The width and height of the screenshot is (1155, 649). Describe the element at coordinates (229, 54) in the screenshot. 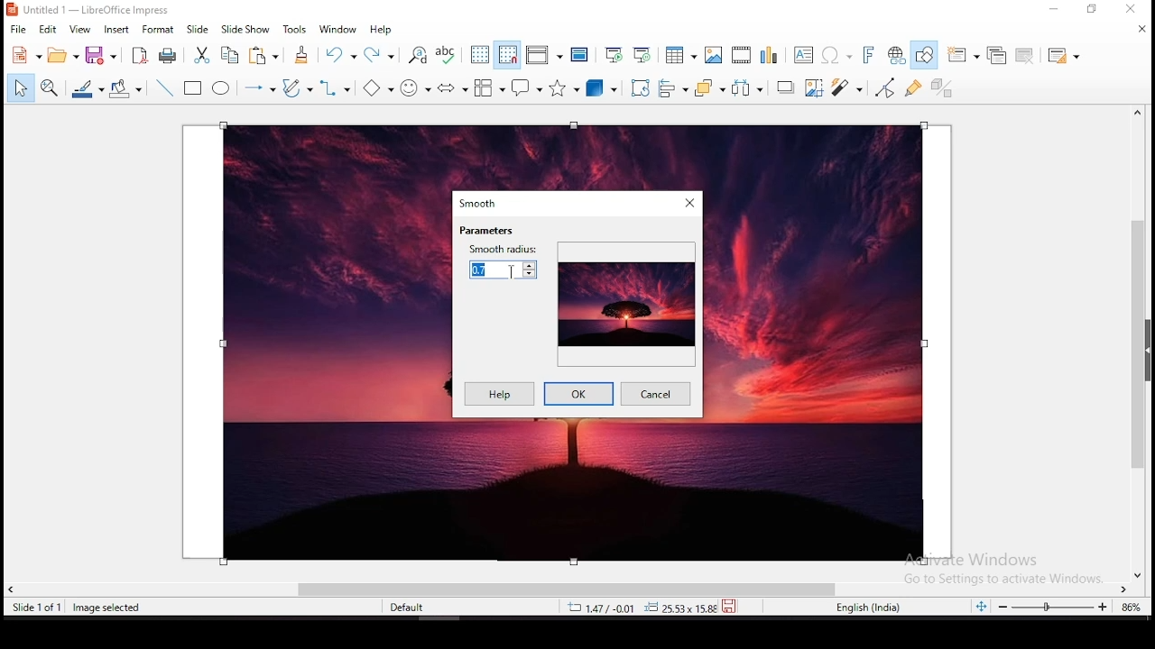

I see `copy` at that location.